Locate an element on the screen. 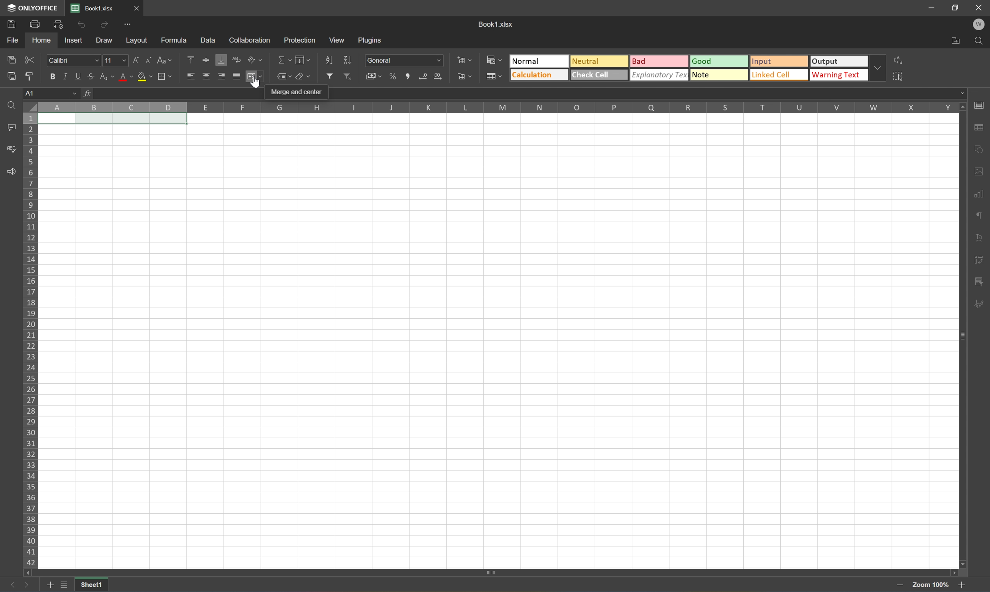 The width and height of the screenshot is (990, 592). CELLS A1 TO D1 is located at coordinates (114, 120).